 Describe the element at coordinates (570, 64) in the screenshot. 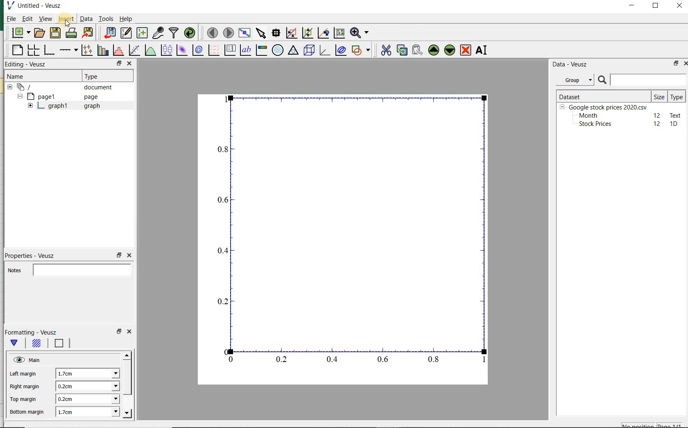

I see `Data - Veusz` at that location.